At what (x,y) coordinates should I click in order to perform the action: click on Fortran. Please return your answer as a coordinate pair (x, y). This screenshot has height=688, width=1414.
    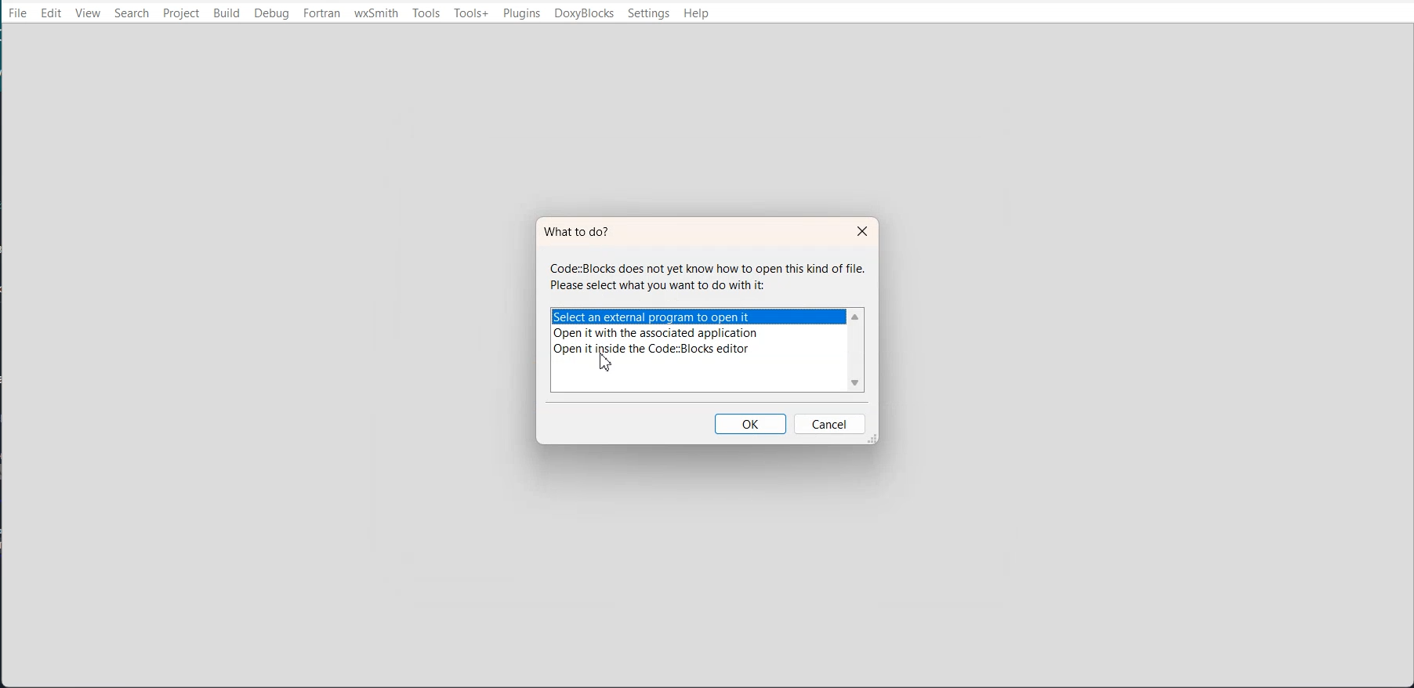
    Looking at the image, I should click on (322, 14).